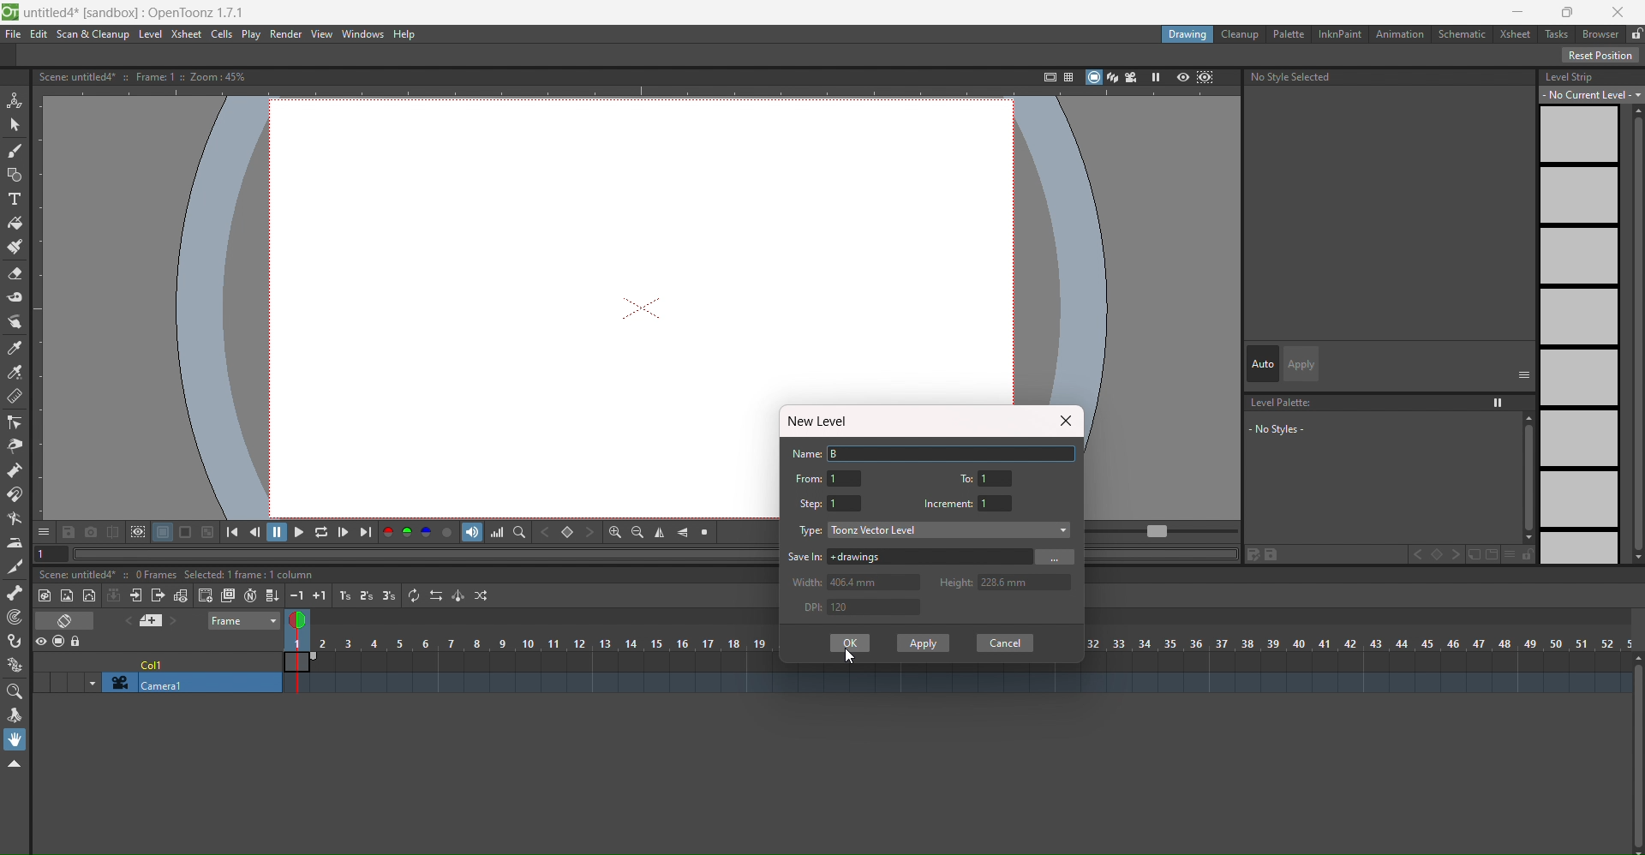  What do you see at coordinates (163, 532) in the screenshot?
I see `tool` at bounding box center [163, 532].